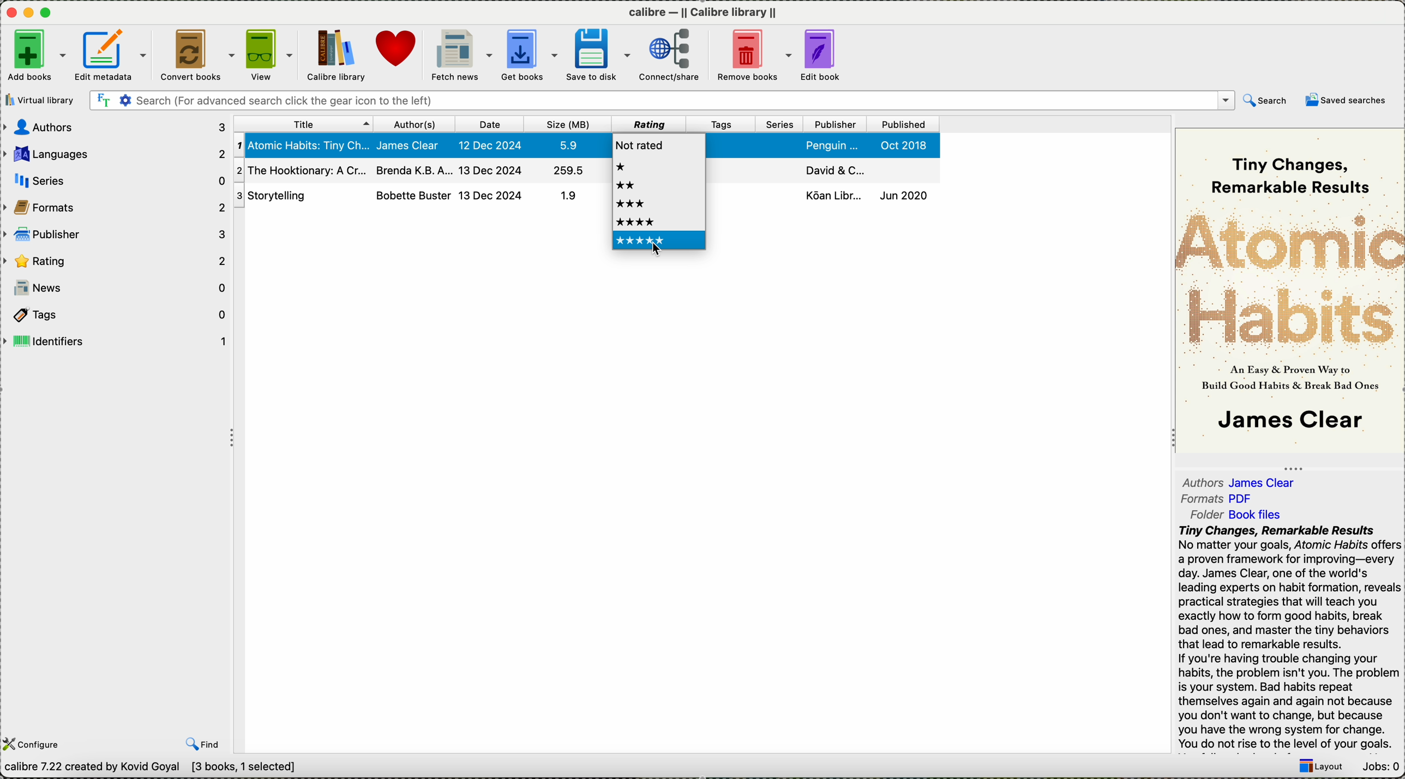 This screenshot has height=779, width=1405. What do you see at coordinates (1288, 638) in the screenshot?
I see `Tiny Changes, Remarkable Results

No matter your goals, Atomic Habits offers
a proven framework for improving—every
day. James Clear, one of the world's
leading experts on habit formation, reveals
practical strategies that will teach you
exactly how to form good habits, break
bad ones, and master the tiny behaviors
that lead to remarkable results.

If you're having trouble changing your
habits, the problem isn't you. The problem
is your system. Bad habits repeat
themselves again and again not because
you don't want to change, but because
you have the wrong system for change.
You do not rise to the level of your goals.` at bounding box center [1288, 638].